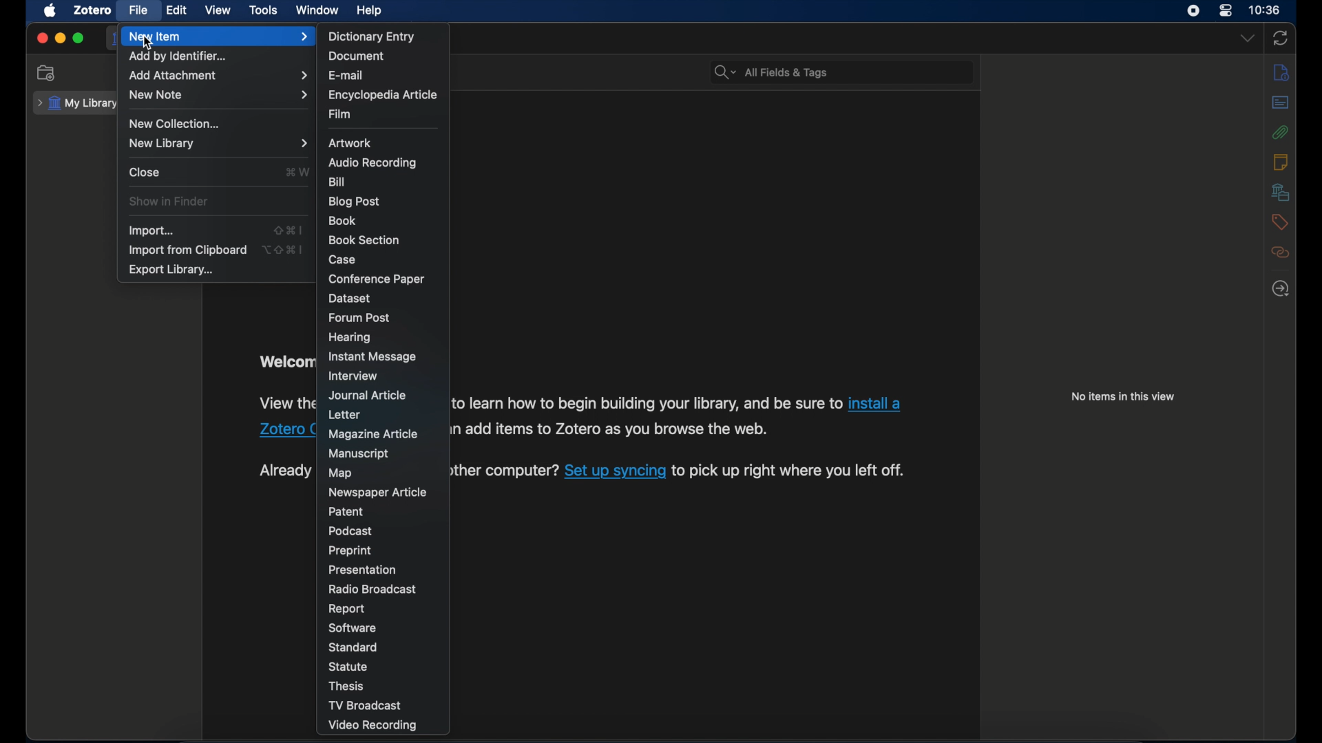  I want to click on tags, so click(1281, 222).